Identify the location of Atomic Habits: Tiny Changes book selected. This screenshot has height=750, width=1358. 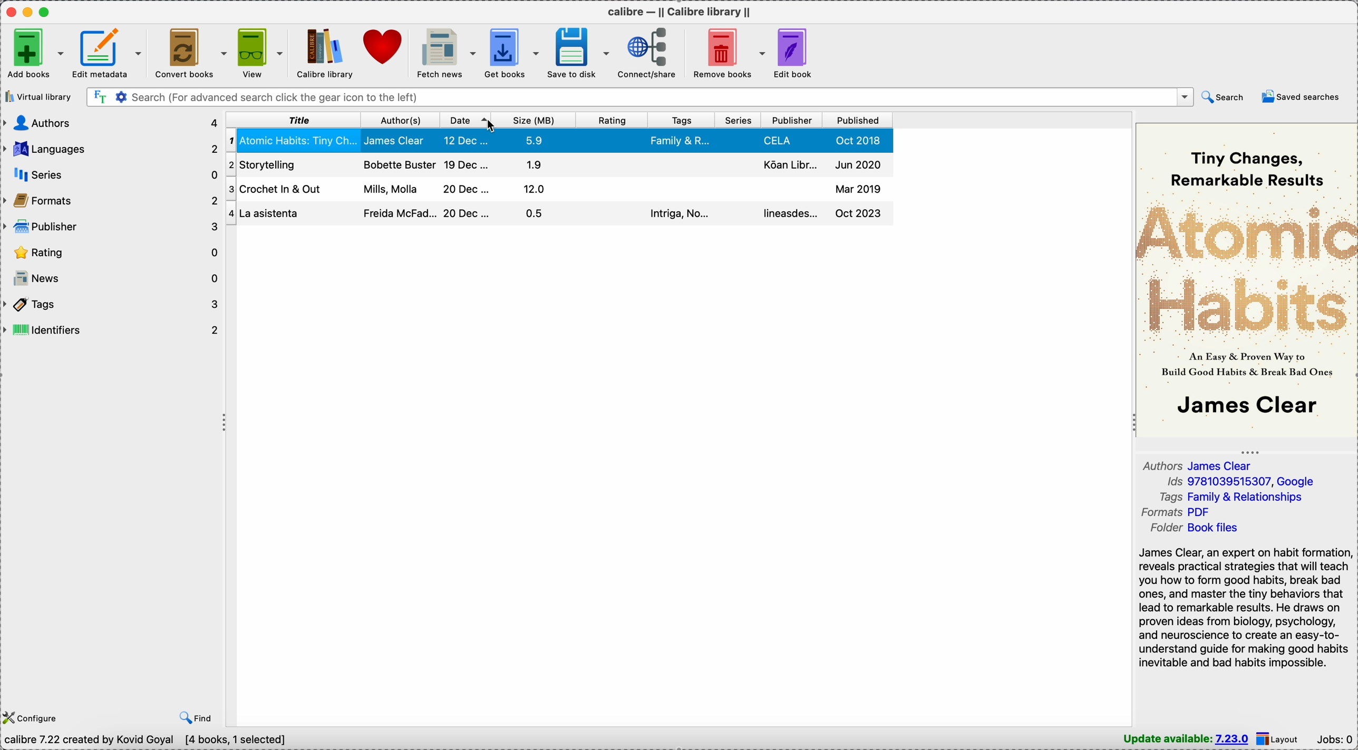
(556, 141).